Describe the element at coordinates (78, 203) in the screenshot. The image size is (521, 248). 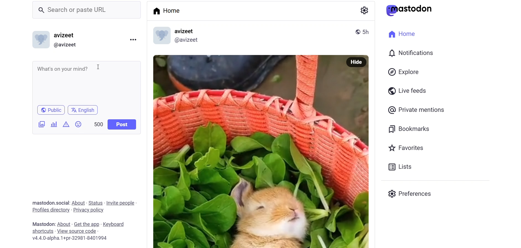
I see `about` at that location.